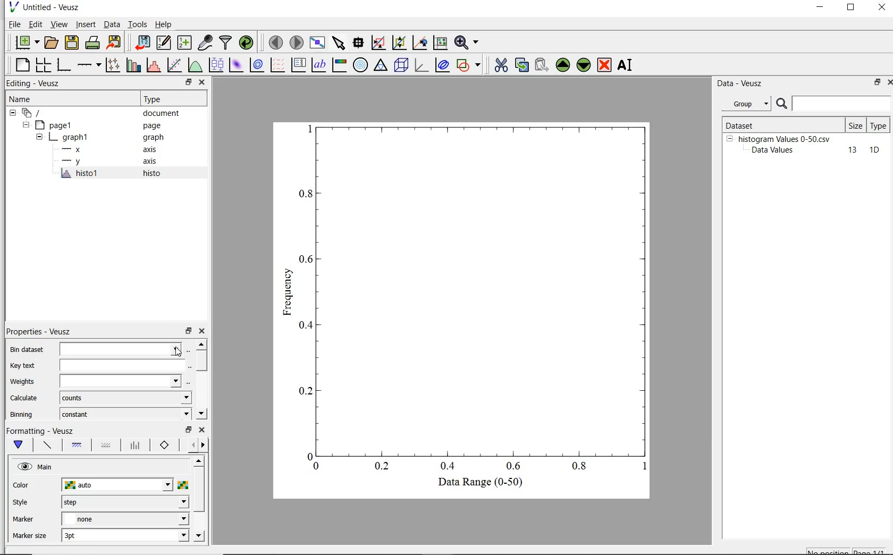 Image resolution: width=893 pixels, height=555 pixels. Describe the element at coordinates (226, 43) in the screenshot. I see `filter data` at that location.